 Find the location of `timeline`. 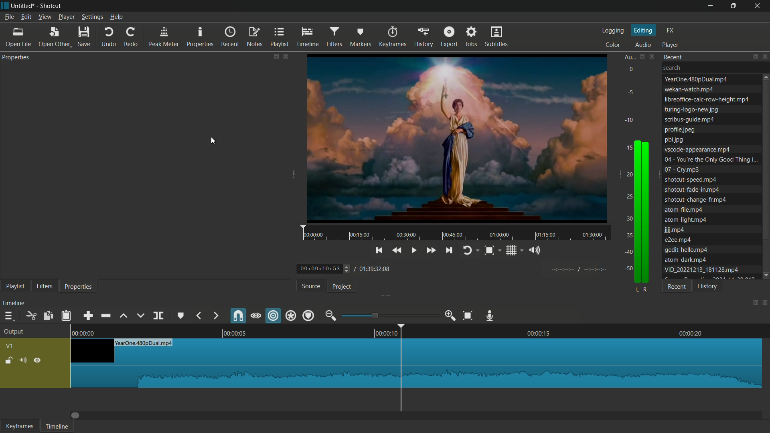

timeline is located at coordinates (14, 302).